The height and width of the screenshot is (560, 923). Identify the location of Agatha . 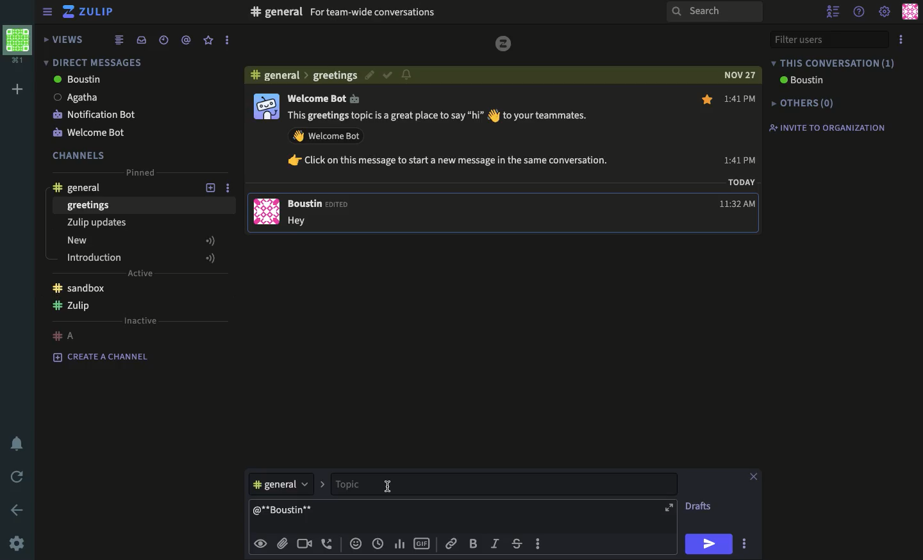
(76, 97).